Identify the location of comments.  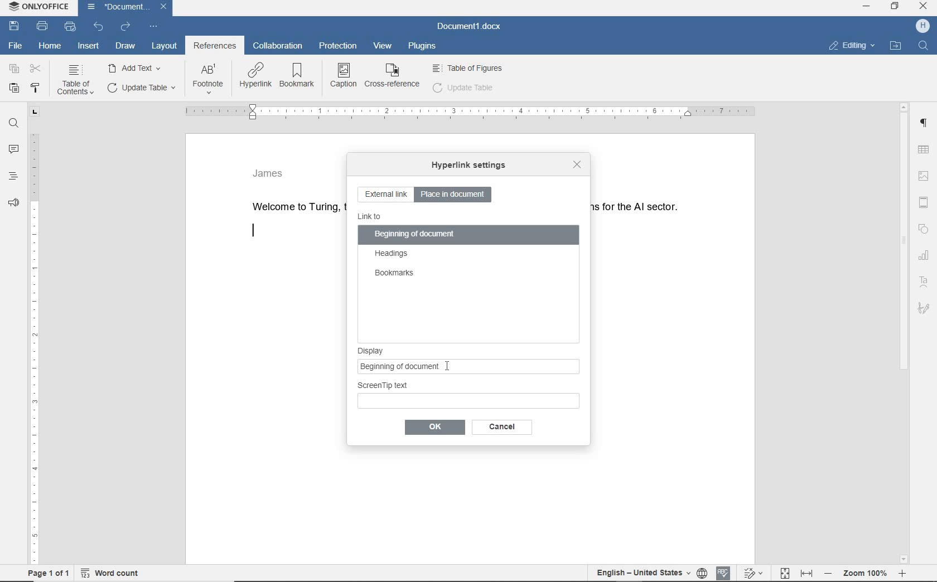
(15, 149).